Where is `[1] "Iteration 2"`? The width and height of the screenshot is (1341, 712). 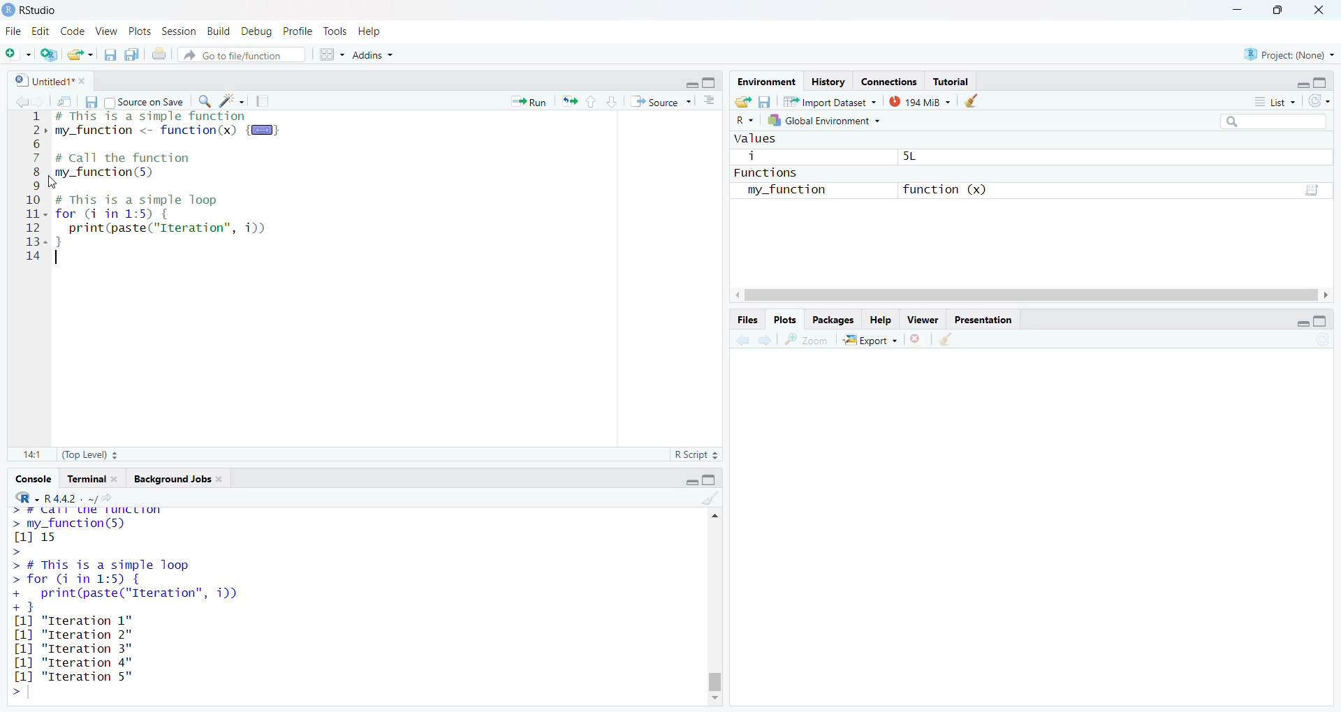 [1] "Iteration 2" is located at coordinates (76, 635).